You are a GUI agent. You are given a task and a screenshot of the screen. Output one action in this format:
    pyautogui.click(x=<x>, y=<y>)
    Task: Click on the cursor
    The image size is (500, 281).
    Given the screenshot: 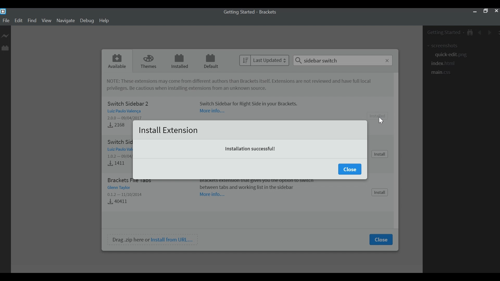 What is the action you would take?
    pyautogui.click(x=381, y=120)
    